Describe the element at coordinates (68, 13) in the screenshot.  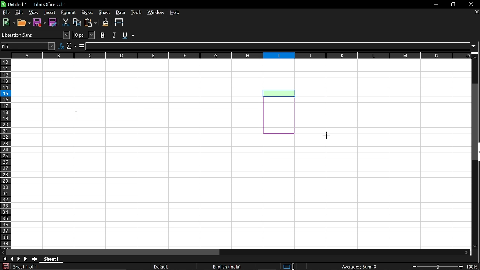
I see `Format` at that location.